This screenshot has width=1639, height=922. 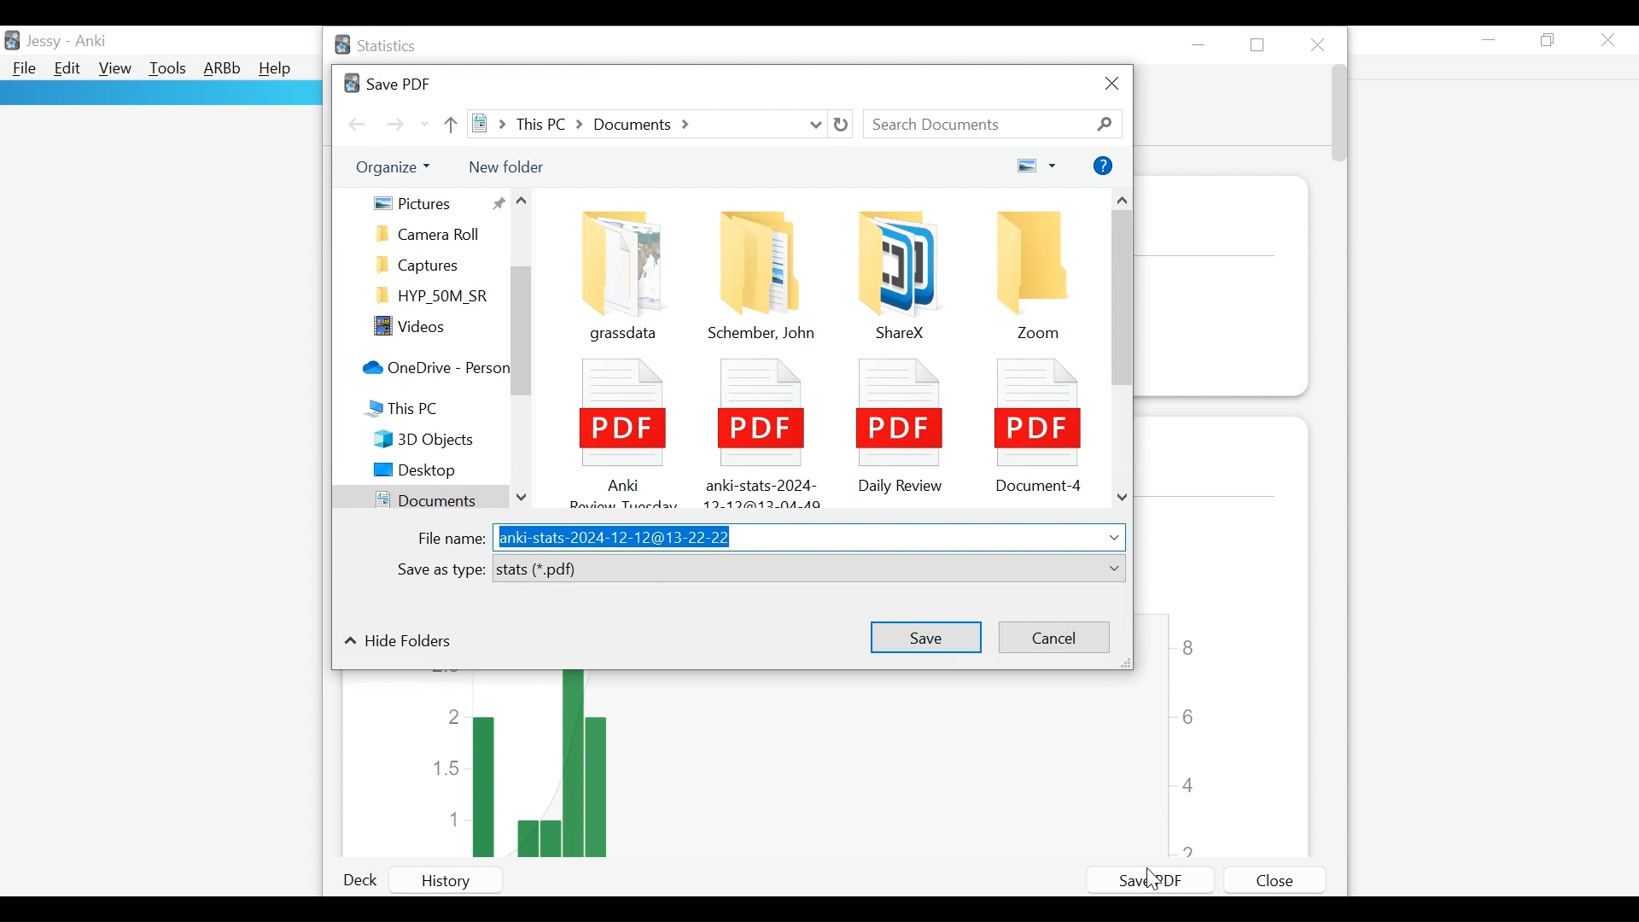 I want to click on Tools, so click(x=167, y=70).